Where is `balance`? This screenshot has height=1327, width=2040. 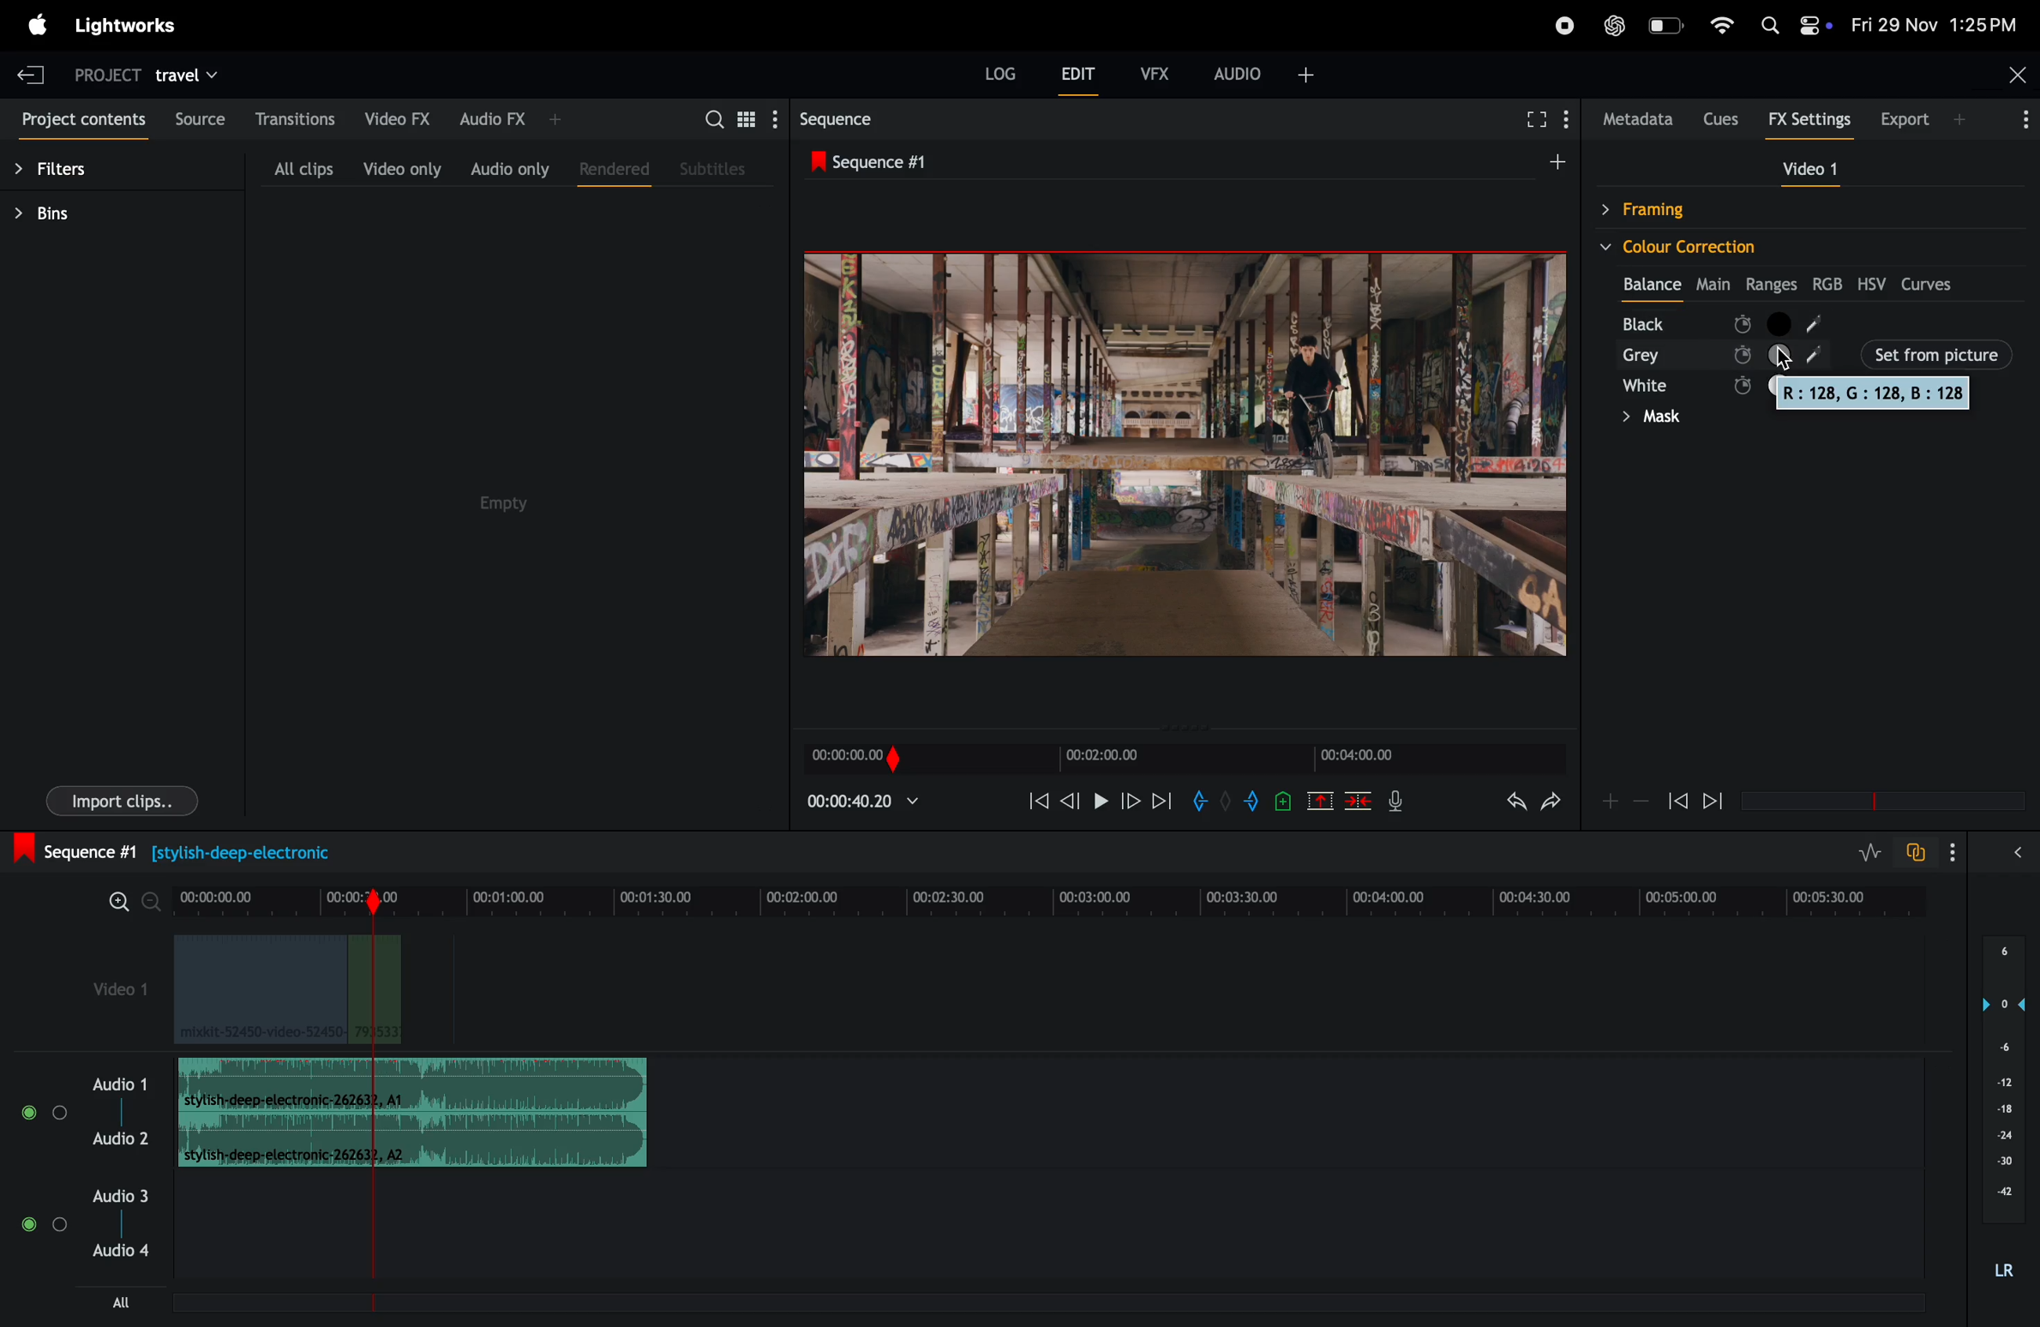
balance is located at coordinates (1653, 281).